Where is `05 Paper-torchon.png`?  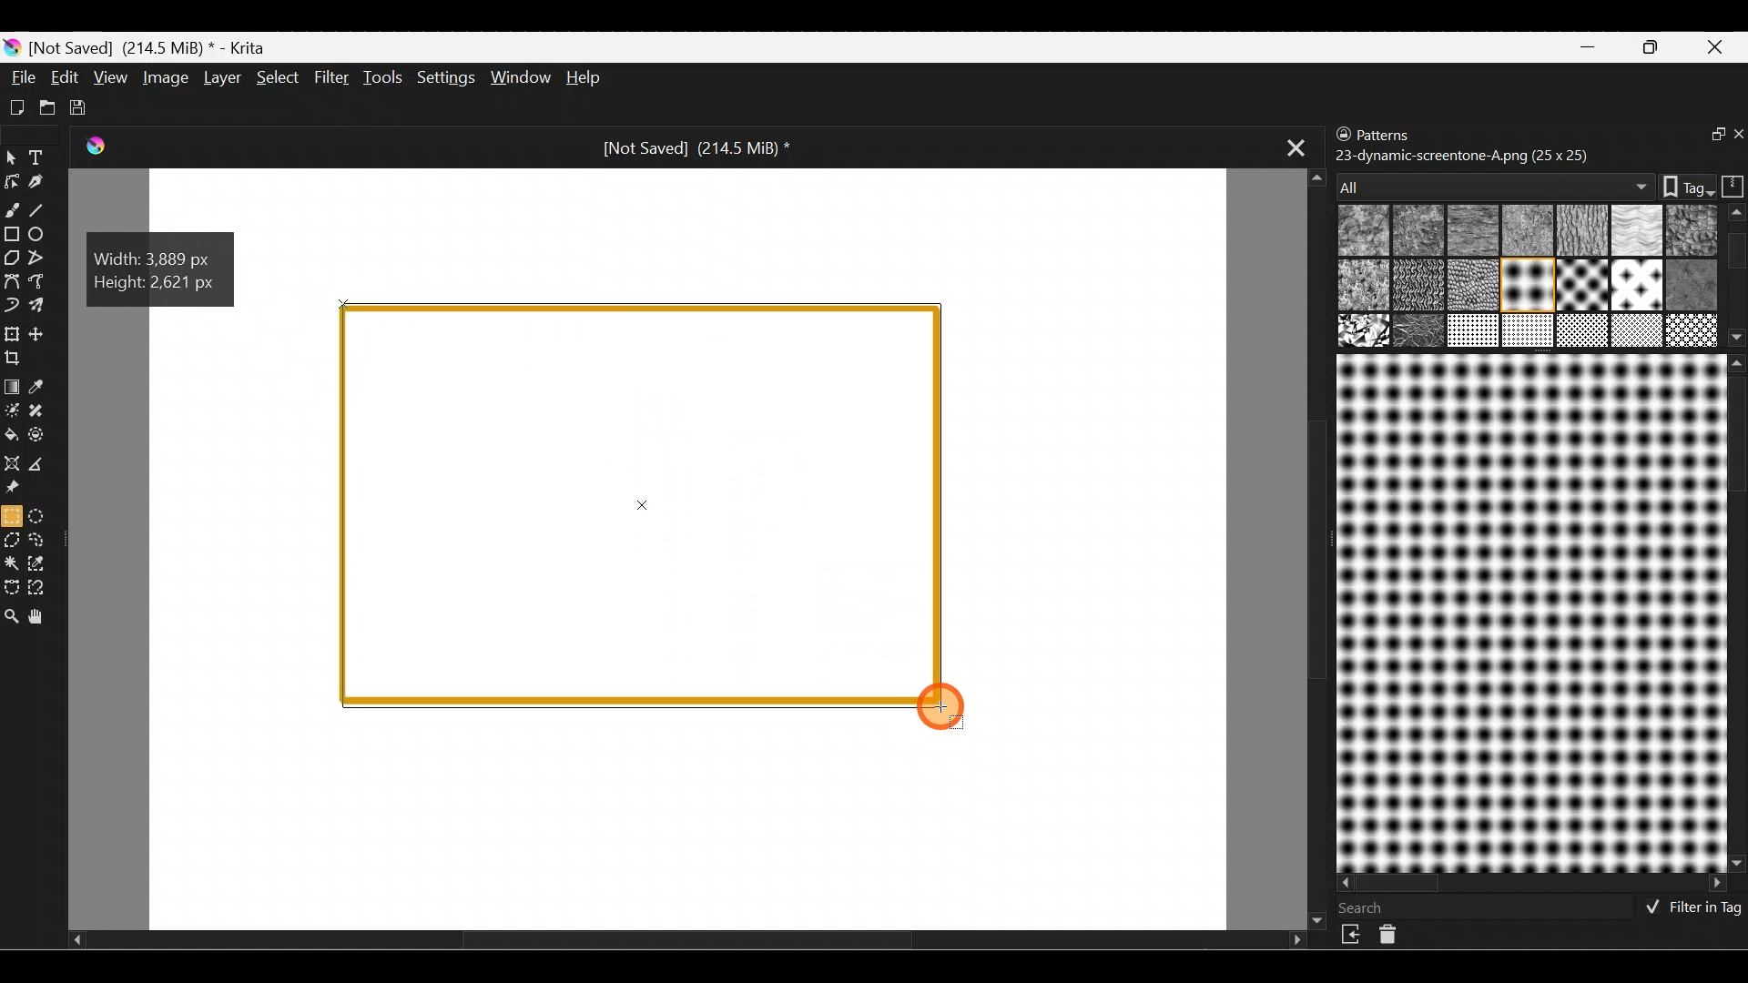
05 Paper-torchon.png is located at coordinates (1631, 232).